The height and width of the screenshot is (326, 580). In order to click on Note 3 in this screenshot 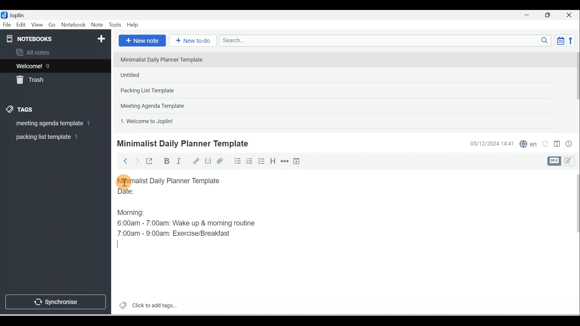, I will do `click(166, 91)`.